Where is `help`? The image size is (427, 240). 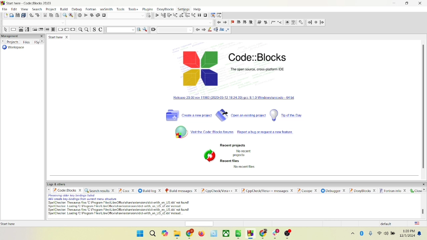 help is located at coordinates (293, 23).